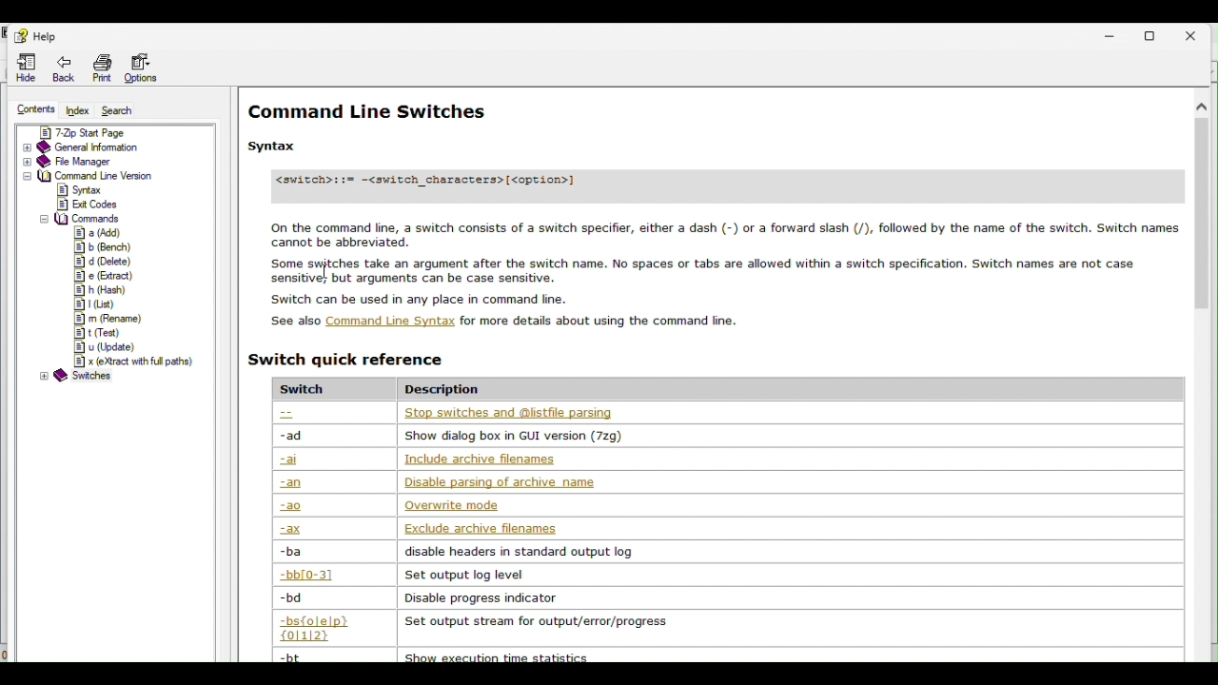 The image size is (1218, 685). What do you see at coordinates (722, 278) in the screenshot?
I see `On the command line, a switch consists of a switch specifier, either a dash (-) or a forward slash (/), followed by the name of the switch. Switch names
cannot be abbreviated.

Soma svfches take an argument afar the Switch name. No spaces or tabs are akowed win 3 switch specication. Switch names ae not case
sensitive; but arguments can be case sensitive.

Switch can be used in any place in command fine.

See also Command Line Syntax for more details about using the command fine.` at bounding box center [722, 278].